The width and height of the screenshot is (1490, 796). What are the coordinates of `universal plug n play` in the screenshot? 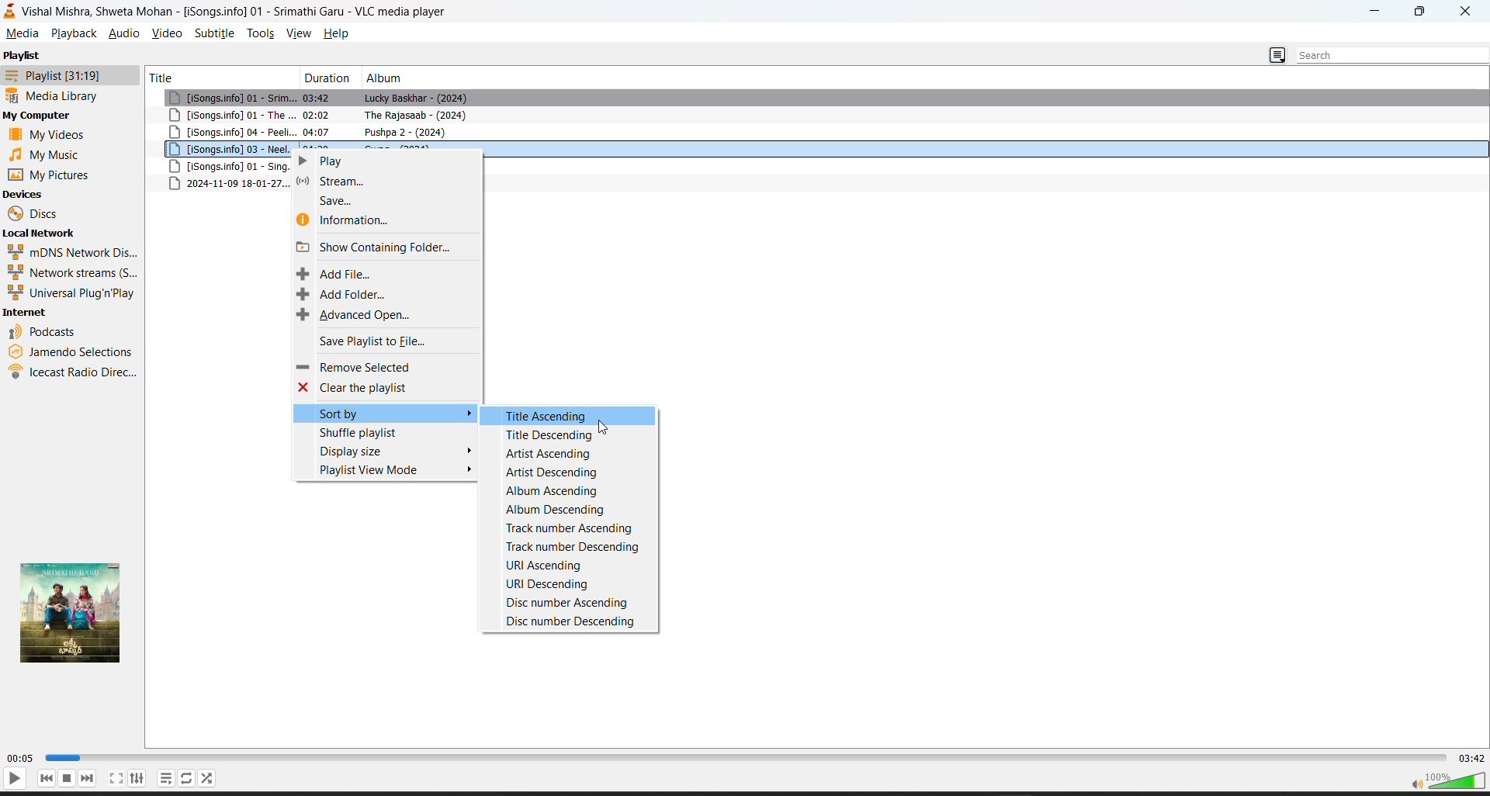 It's located at (72, 292).